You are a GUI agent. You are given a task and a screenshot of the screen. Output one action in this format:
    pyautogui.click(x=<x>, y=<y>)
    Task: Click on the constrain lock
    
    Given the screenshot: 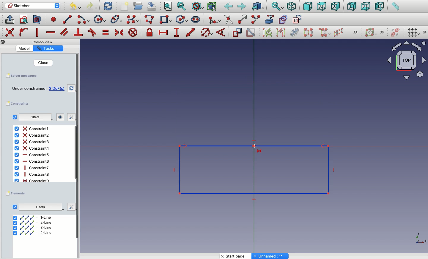 What is the action you would take?
    pyautogui.click(x=150, y=33)
    